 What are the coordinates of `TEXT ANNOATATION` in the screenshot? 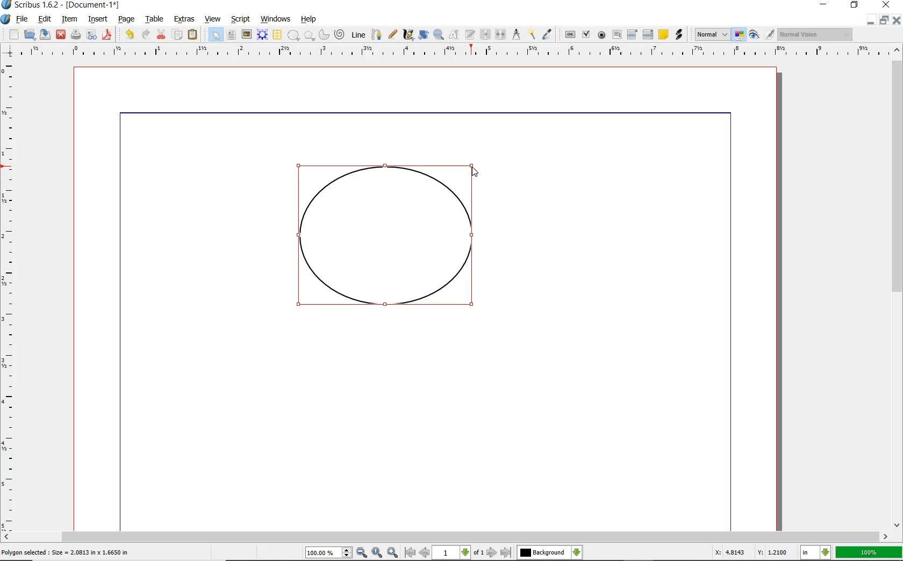 It's located at (663, 34).